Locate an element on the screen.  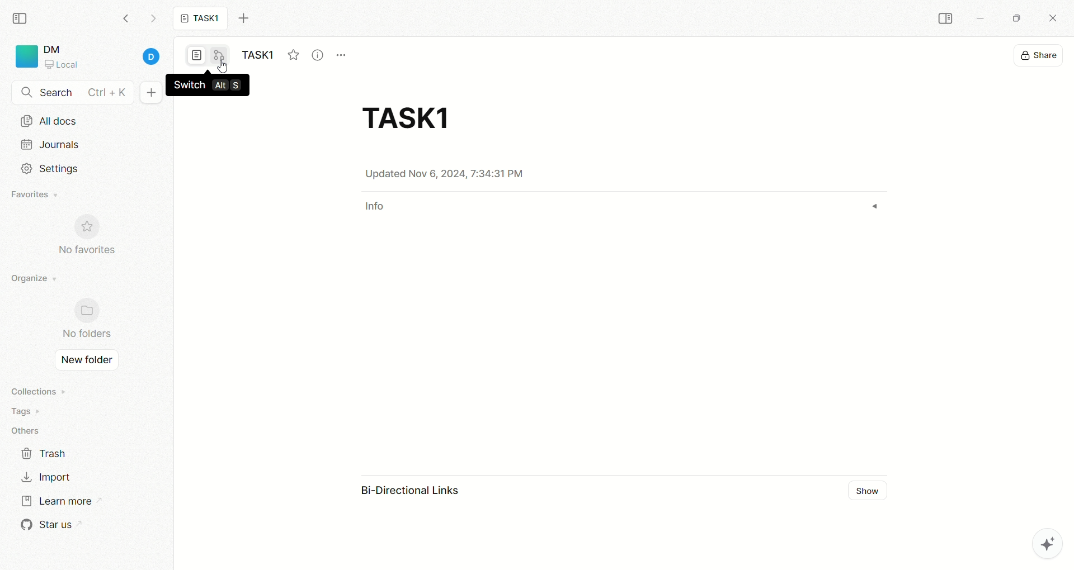
star us is located at coordinates (48, 525).